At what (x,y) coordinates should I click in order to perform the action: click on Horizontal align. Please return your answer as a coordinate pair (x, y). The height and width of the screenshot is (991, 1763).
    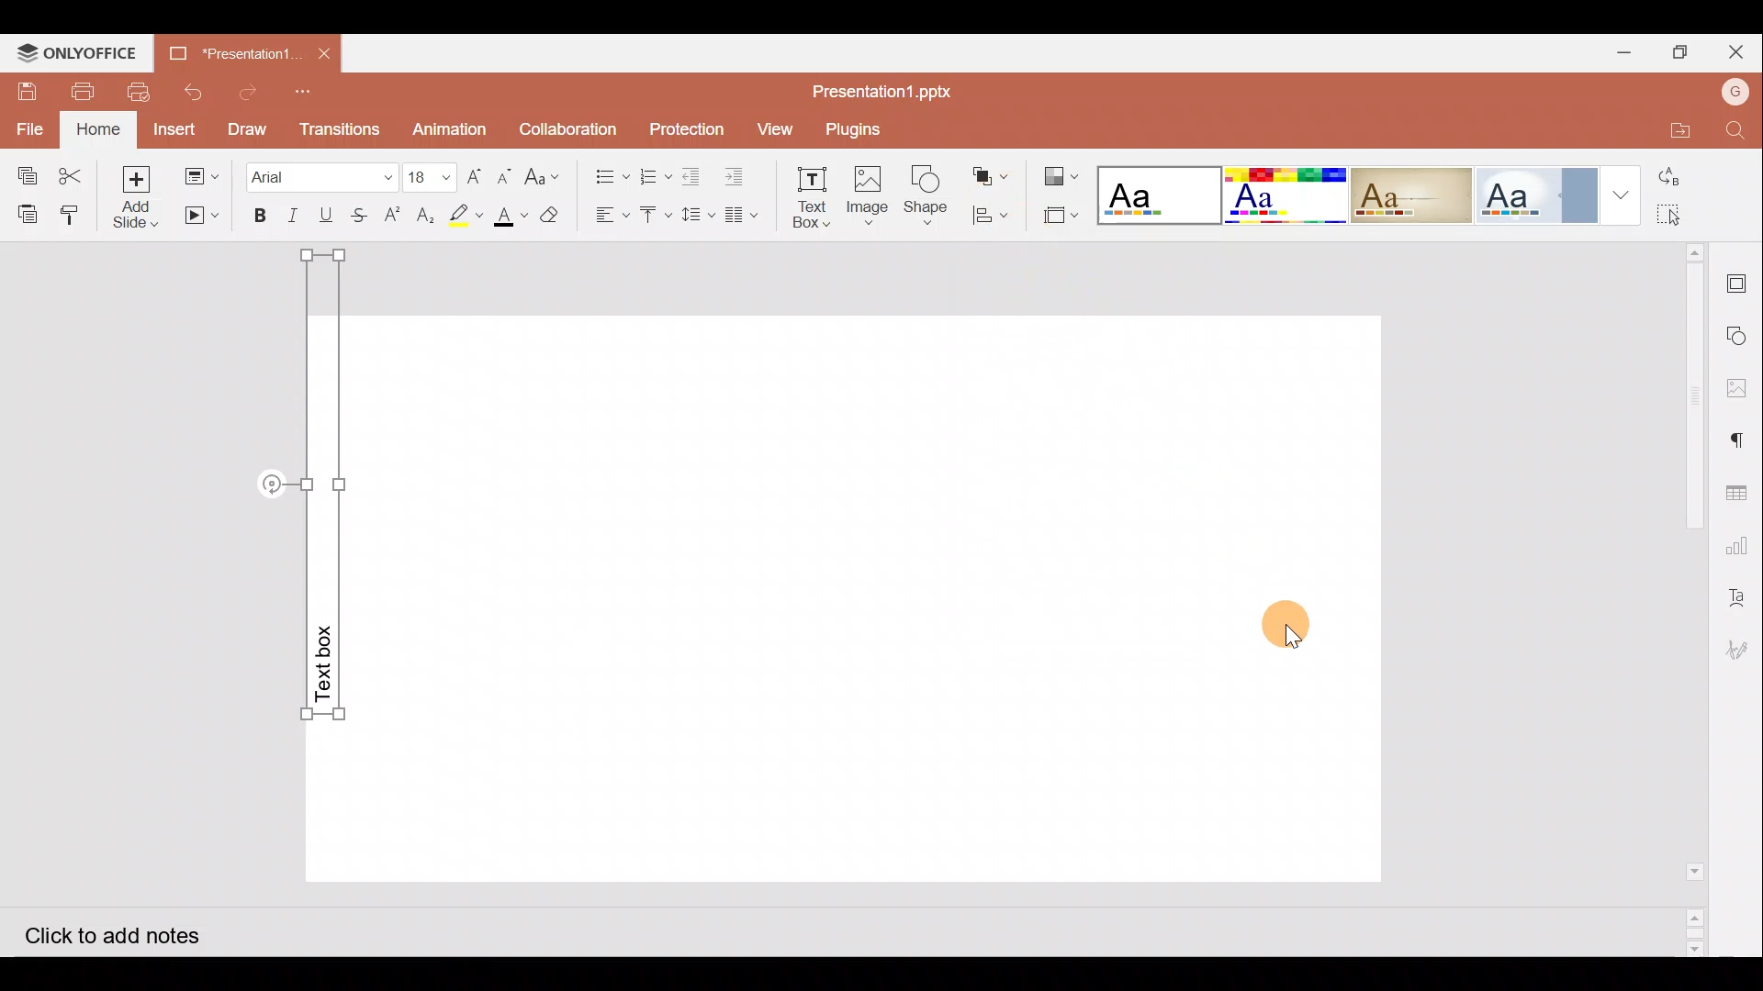
    Looking at the image, I should click on (610, 216).